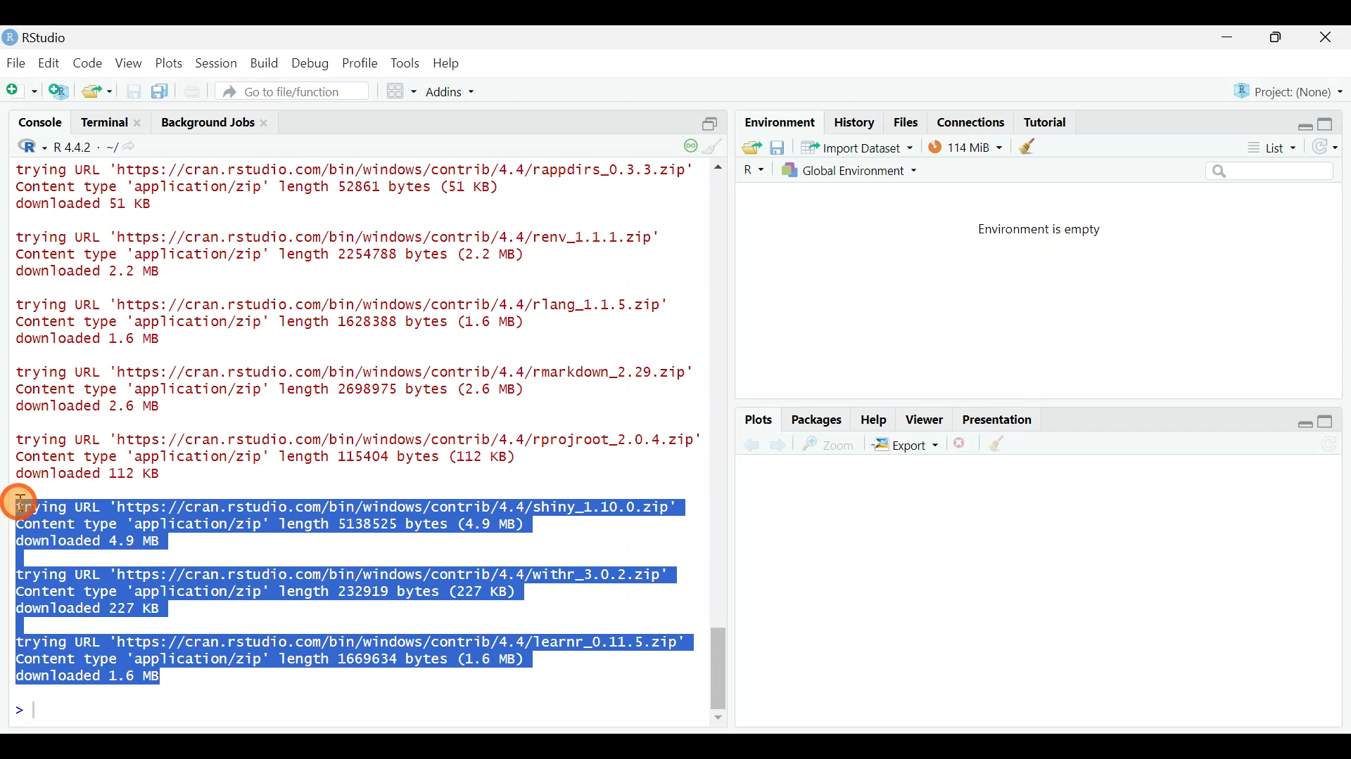 Image resolution: width=1351 pixels, height=759 pixels. I want to click on split, so click(709, 118).